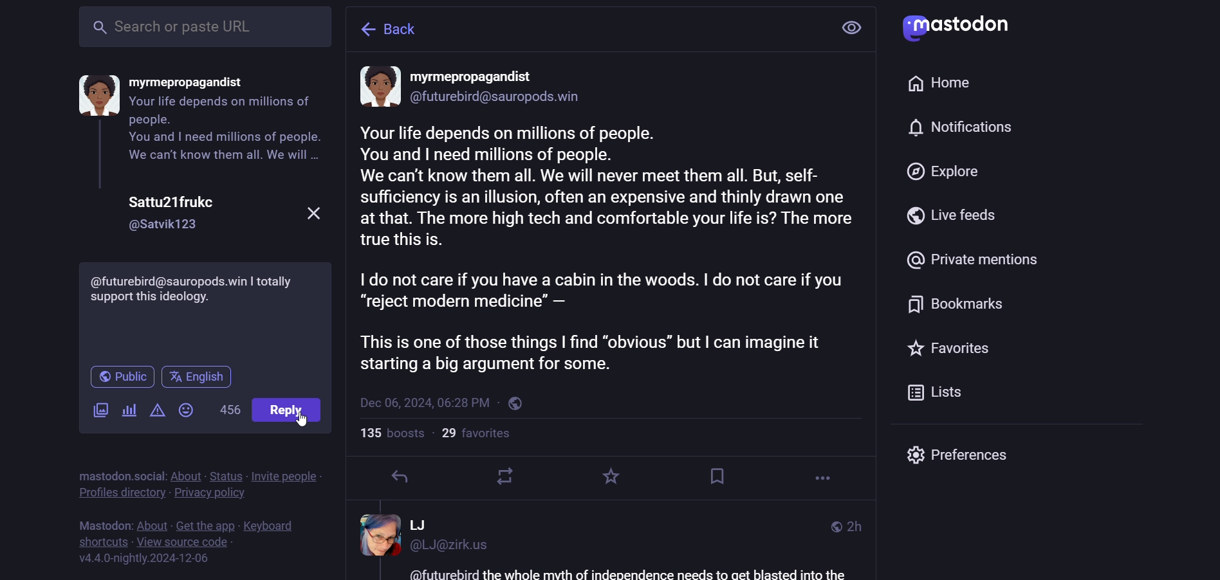  Describe the element at coordinates (187, 410) in the screenshot. I see `emoji` at that location.